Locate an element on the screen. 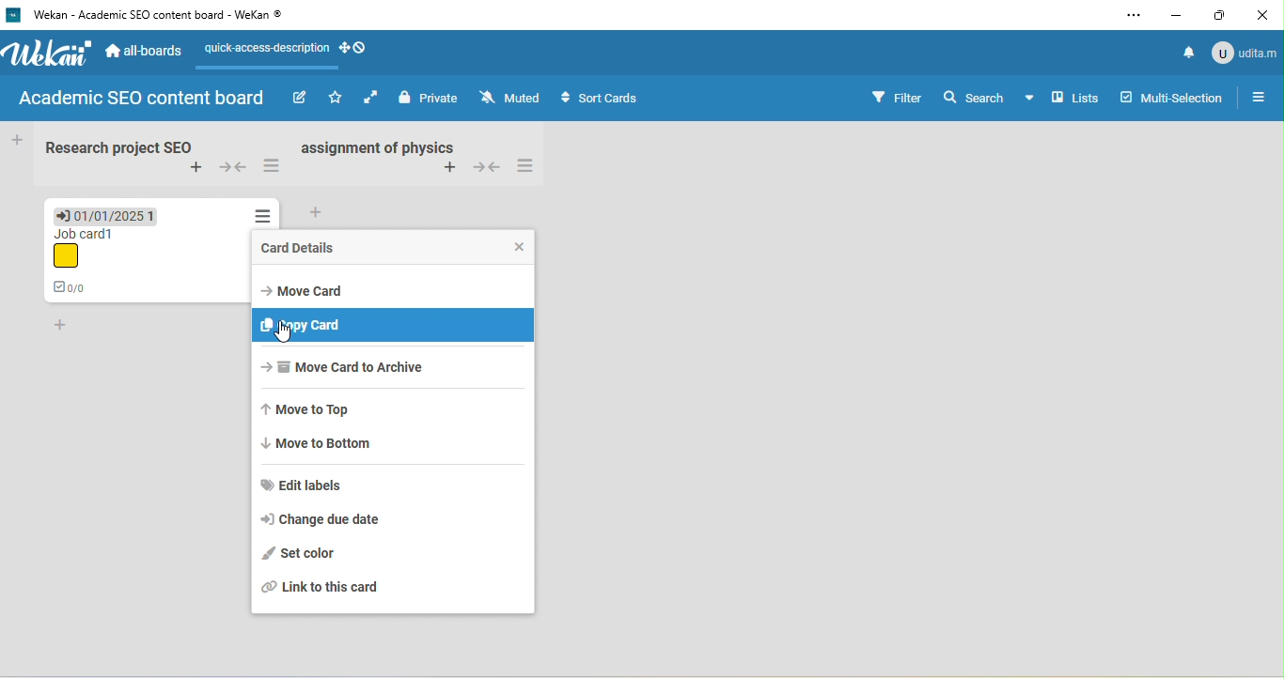  move to top is located at coordinates (314, 412).